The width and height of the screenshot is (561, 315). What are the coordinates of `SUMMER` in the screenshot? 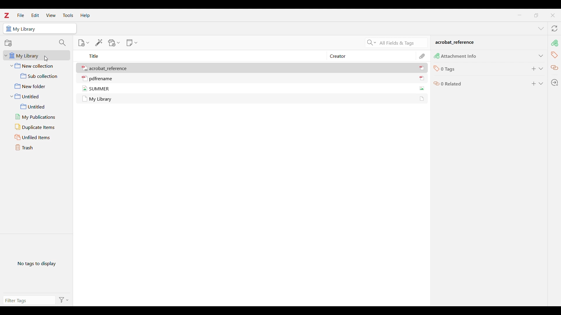 It's located at (100, 89).